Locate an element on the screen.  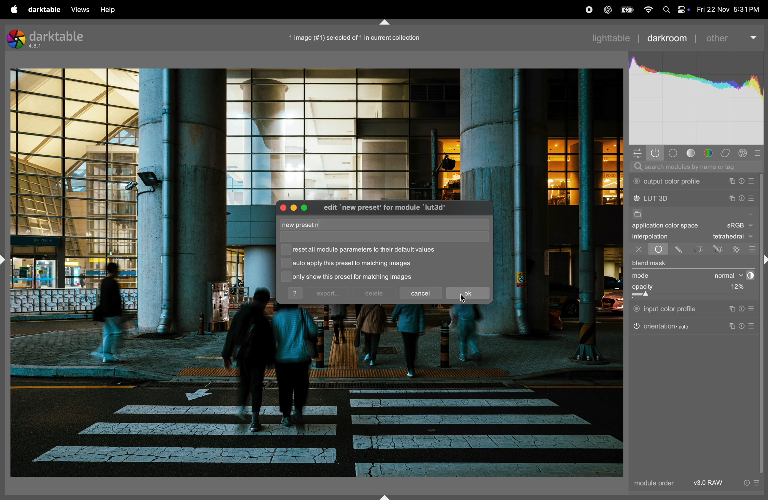
module order is located at coordinates (652, 484).